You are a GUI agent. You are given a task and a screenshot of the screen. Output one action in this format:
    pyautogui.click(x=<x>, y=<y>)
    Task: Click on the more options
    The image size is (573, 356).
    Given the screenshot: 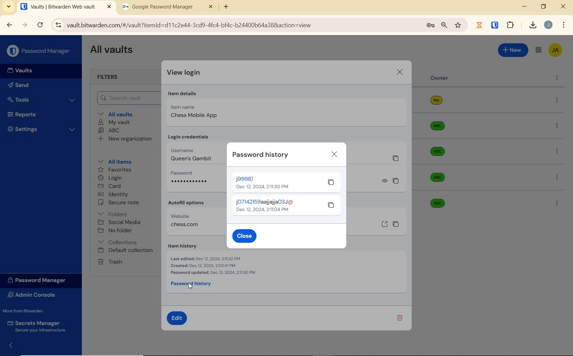 What is the action you would take?
    pyautogui.click(x=555, y=127)
    